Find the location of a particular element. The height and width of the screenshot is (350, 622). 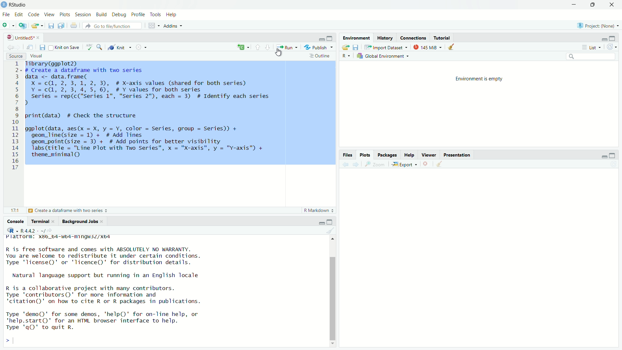

Global Enviornment is located at coordinates (383, 57).